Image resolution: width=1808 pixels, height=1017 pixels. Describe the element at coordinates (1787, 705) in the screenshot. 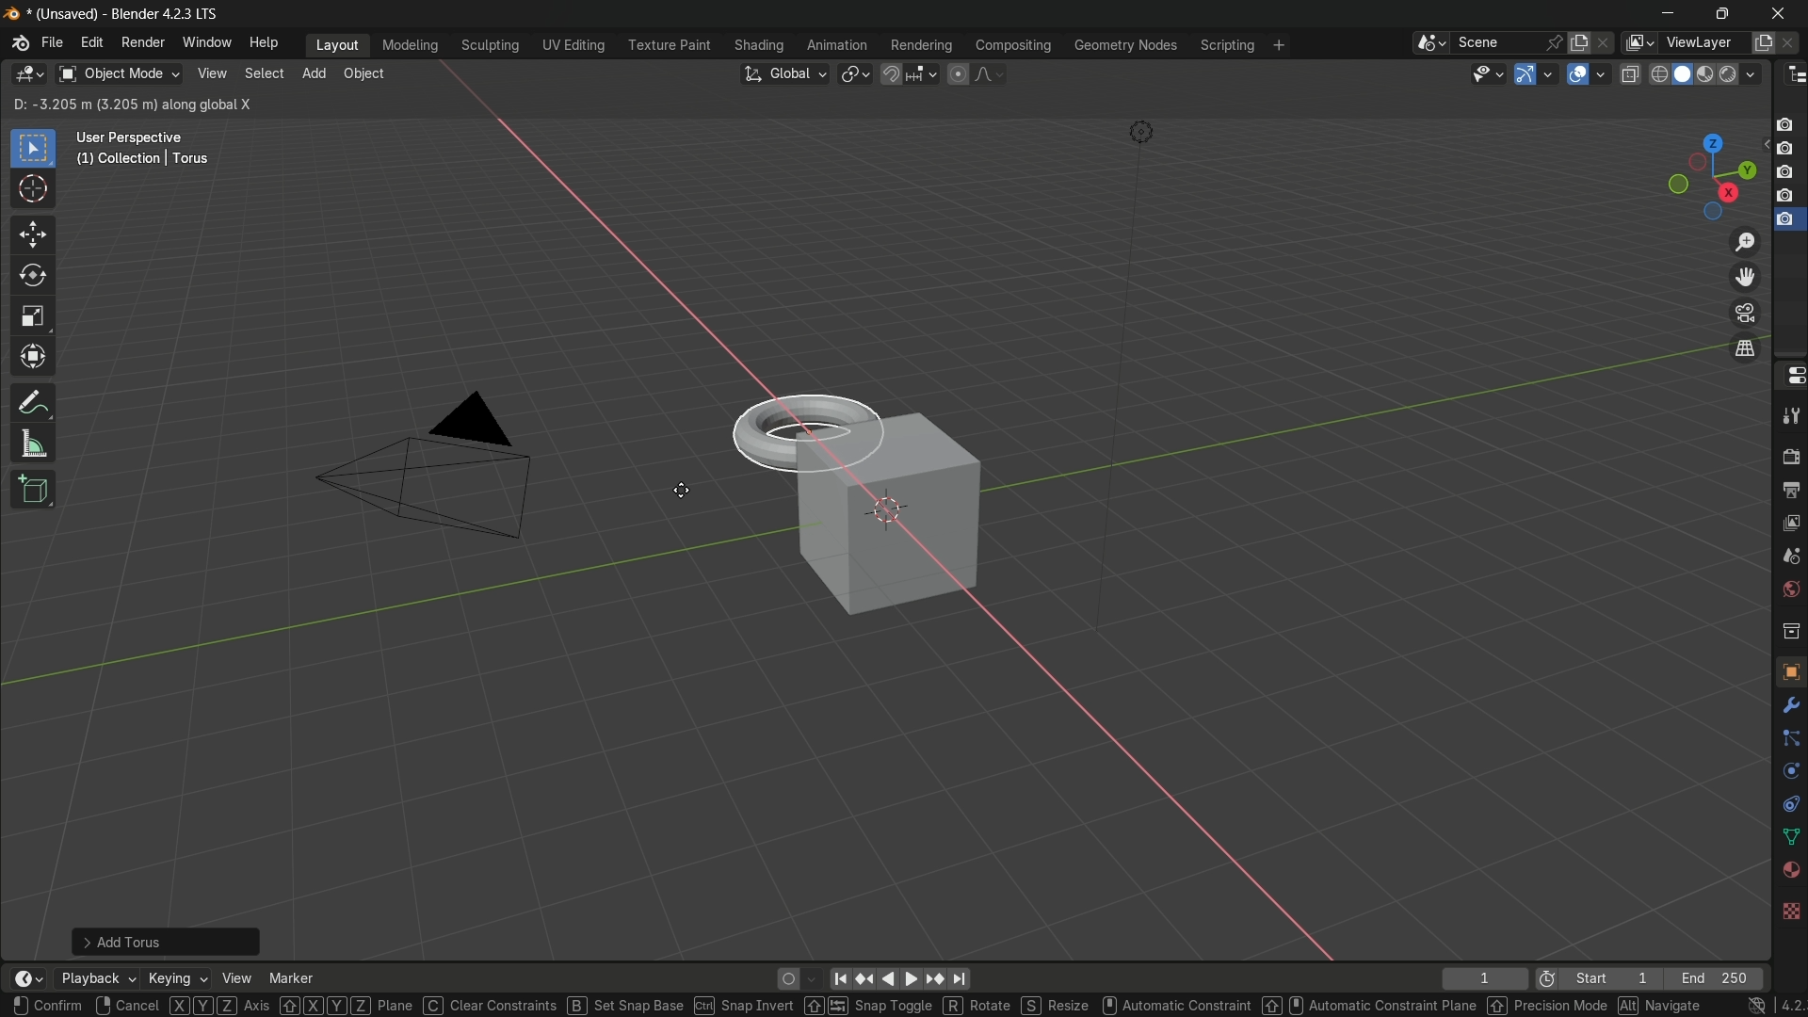

I see `modifier` at that location.